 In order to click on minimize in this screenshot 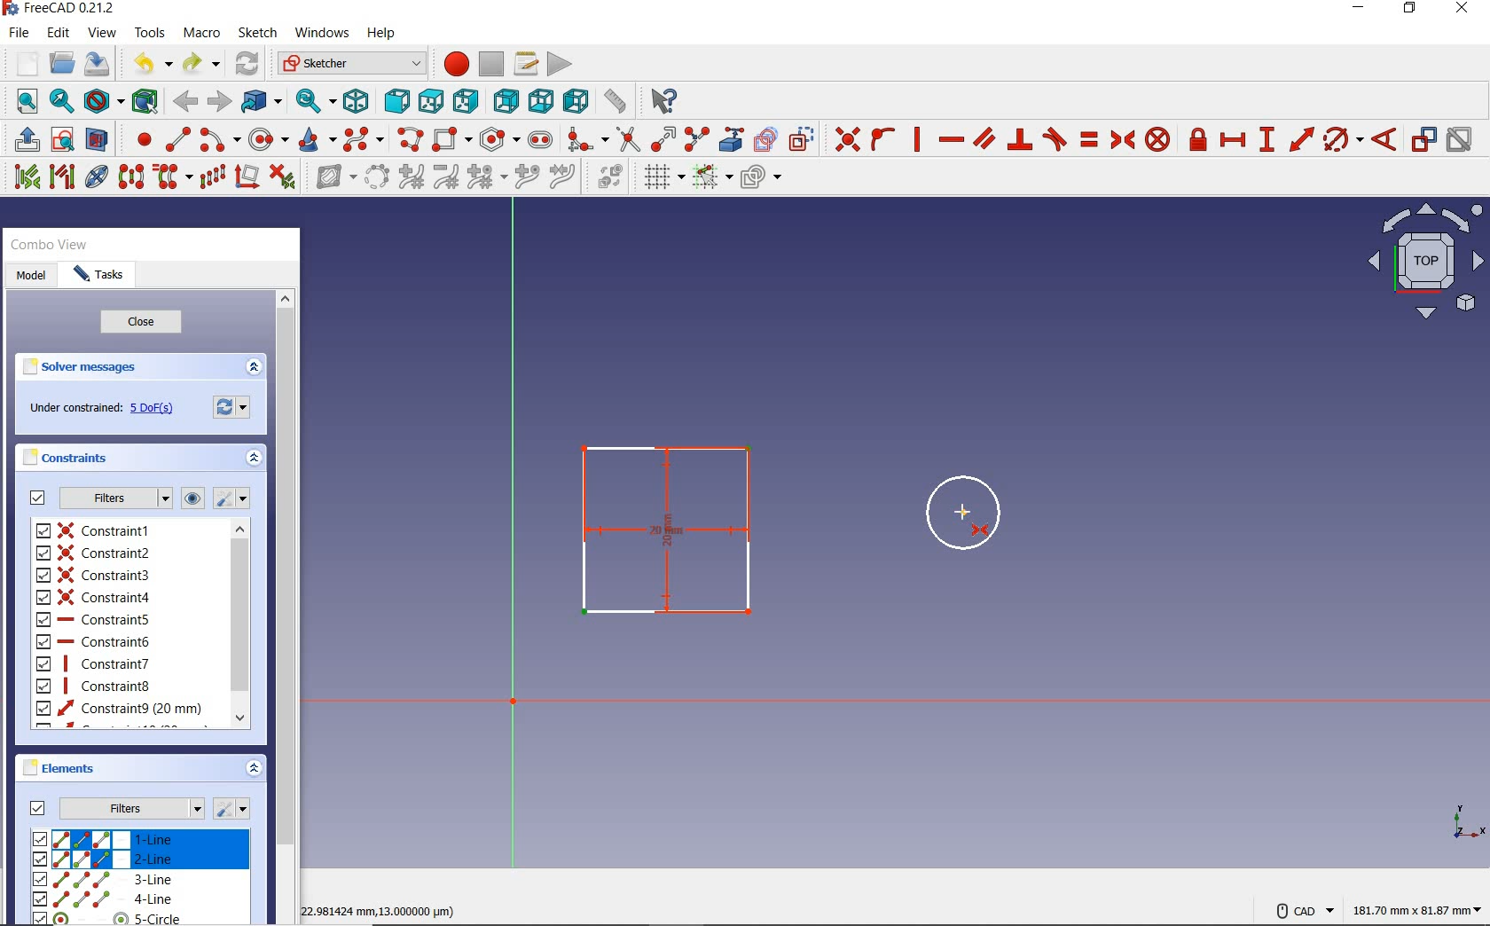, I will do `click(1362, 9)`.